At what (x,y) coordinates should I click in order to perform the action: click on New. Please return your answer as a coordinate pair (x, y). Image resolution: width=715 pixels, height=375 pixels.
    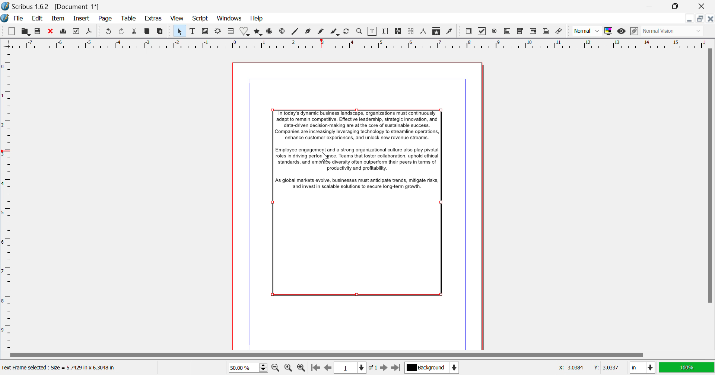
    Looking at the image, I should click on (11, 30).